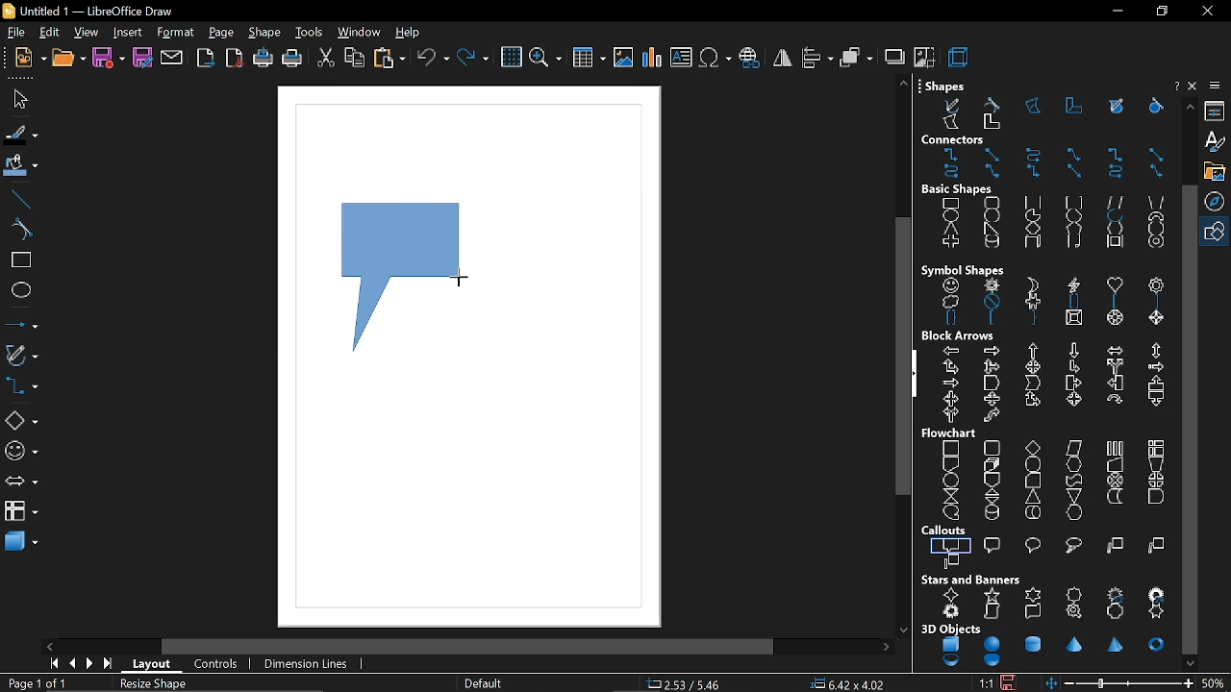 Image resolution: width=1231 pixels, height=692 pixels. Describe the element at coordinates (51, 665) in the screenshot. I see `go to first page` at that location.